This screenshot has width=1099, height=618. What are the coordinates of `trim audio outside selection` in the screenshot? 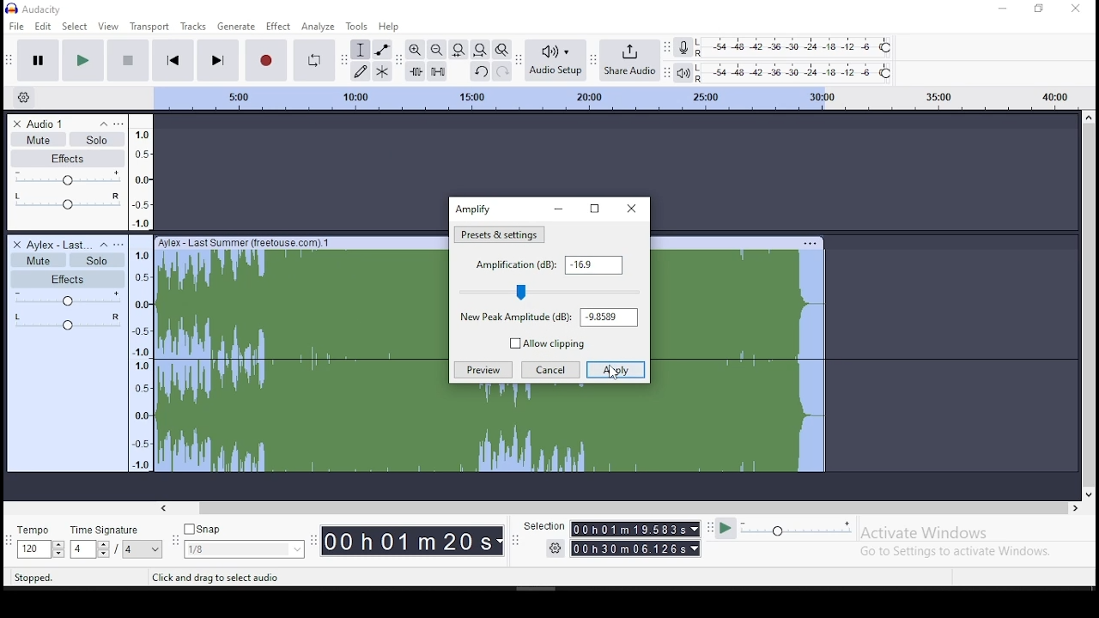 It's located at (416, 71).